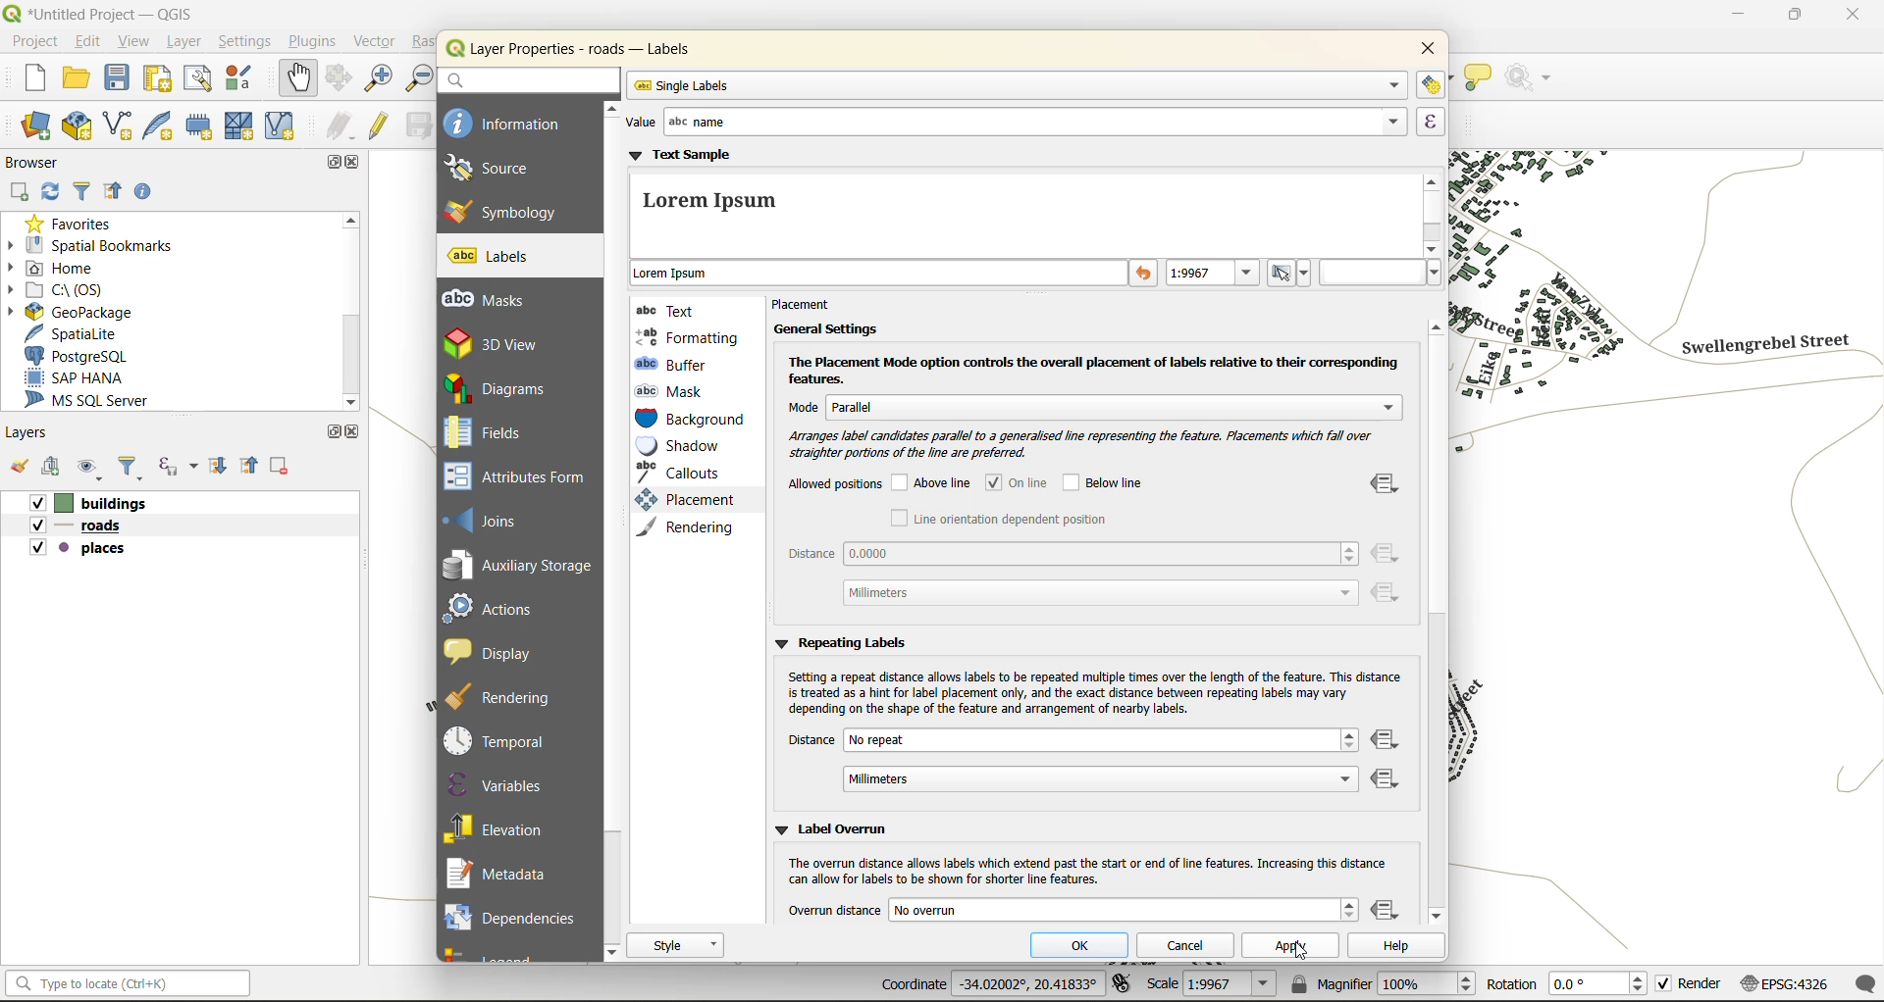 This screenshot has height=1002, width=1884. What do you see at coordinates (809, 306) in the screenshot?
I see `placement` at bounding box center [809, 306].